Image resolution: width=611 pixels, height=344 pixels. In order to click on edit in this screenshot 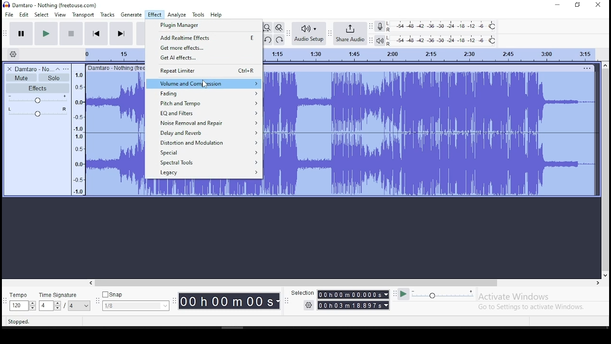, I will do `click(24, 14)`.